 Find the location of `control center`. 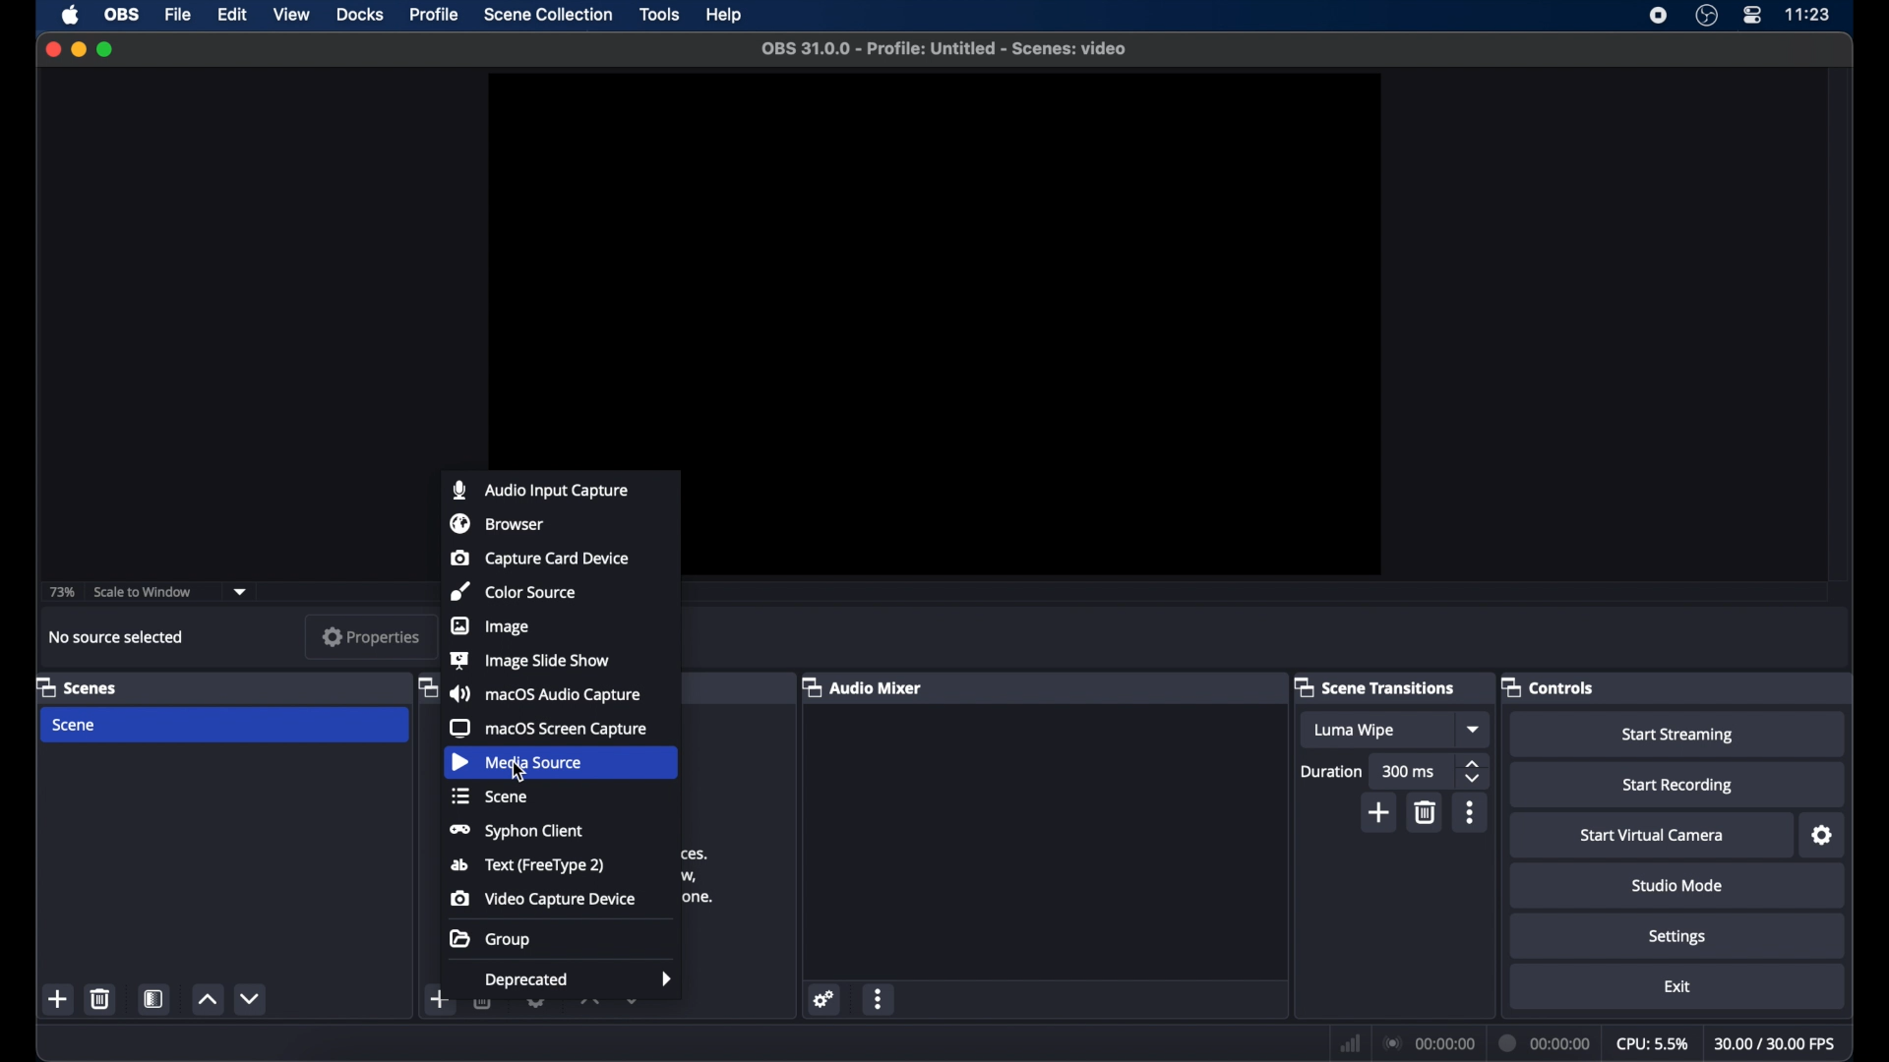

control center is located at coordinates (1751, 15).